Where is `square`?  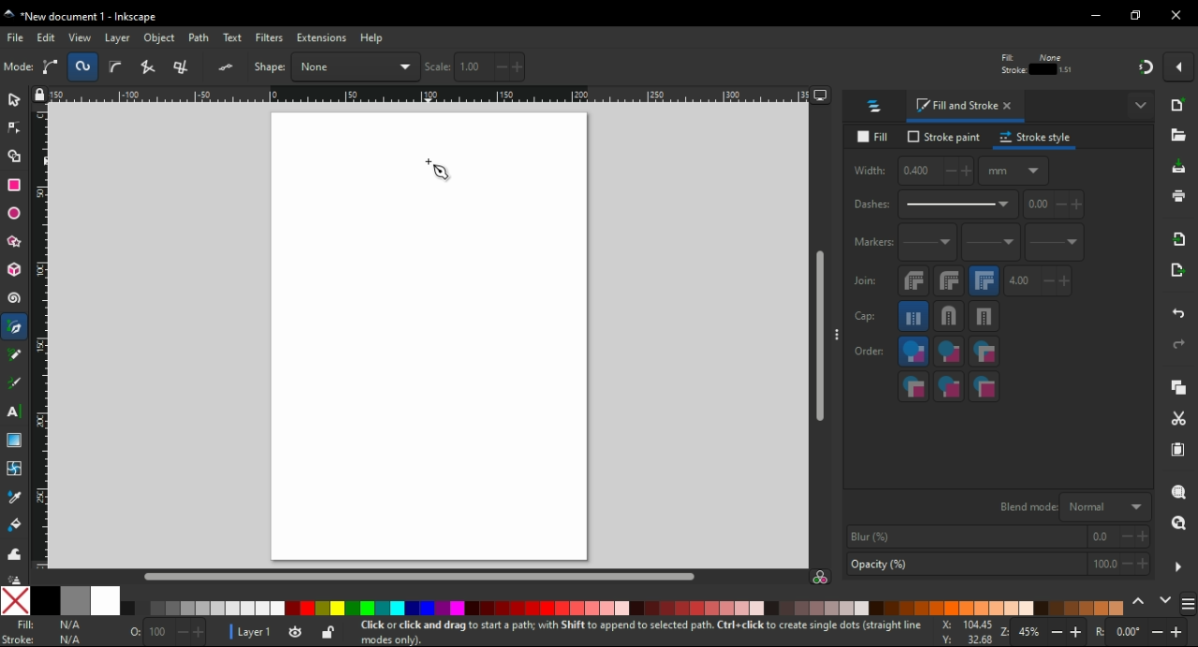 square is located at coordinates (985, 316).